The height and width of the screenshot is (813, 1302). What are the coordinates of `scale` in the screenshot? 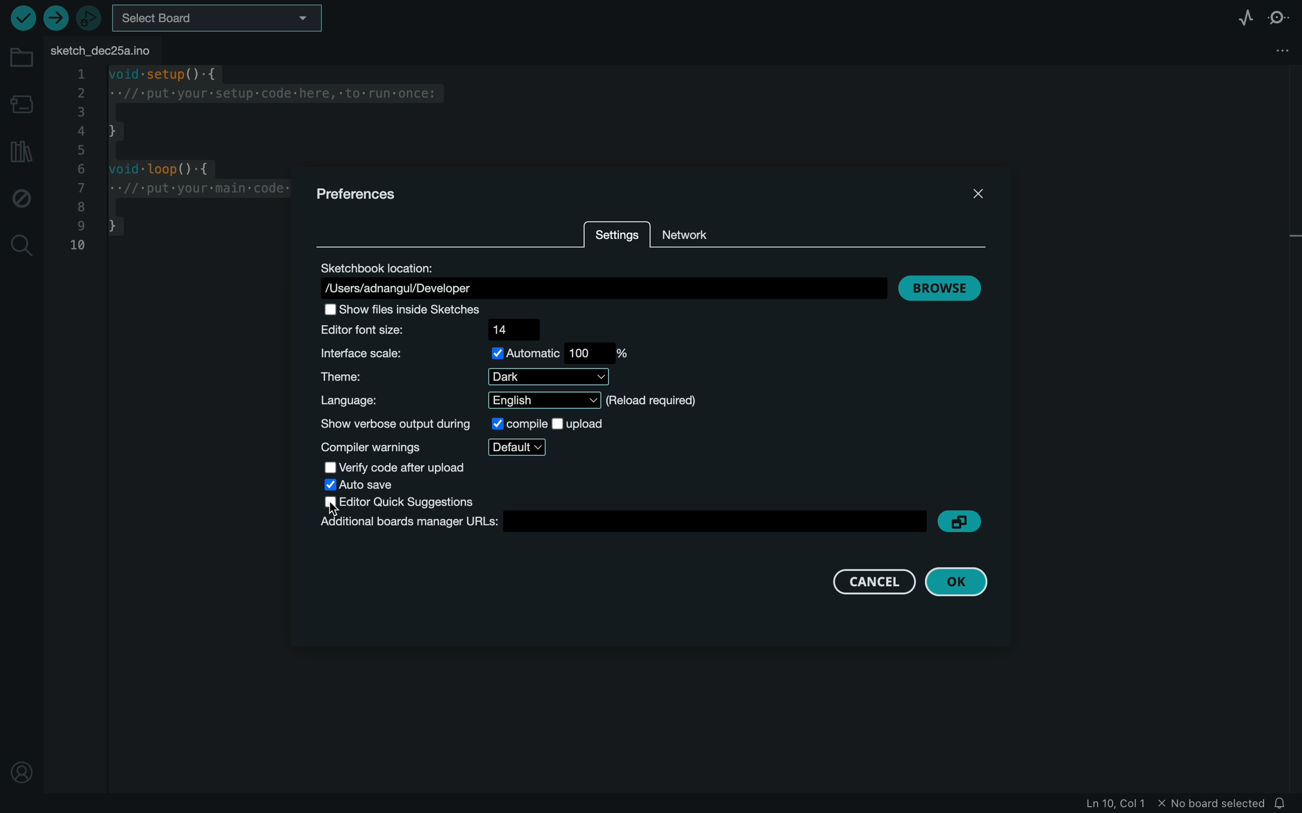 It's located at (476, 353).